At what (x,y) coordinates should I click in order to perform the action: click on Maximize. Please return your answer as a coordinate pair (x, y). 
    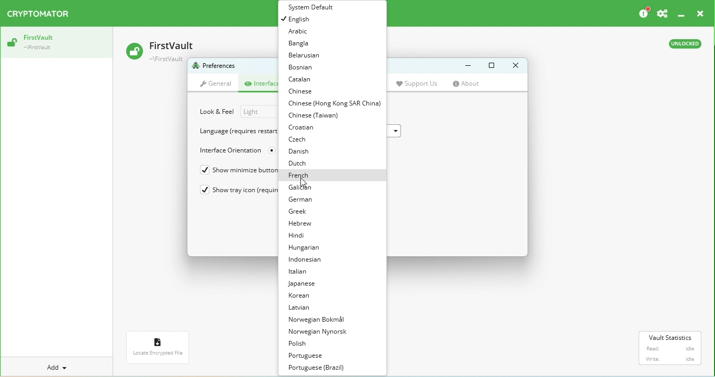
    Looking at the image, I should click on (491, 66).